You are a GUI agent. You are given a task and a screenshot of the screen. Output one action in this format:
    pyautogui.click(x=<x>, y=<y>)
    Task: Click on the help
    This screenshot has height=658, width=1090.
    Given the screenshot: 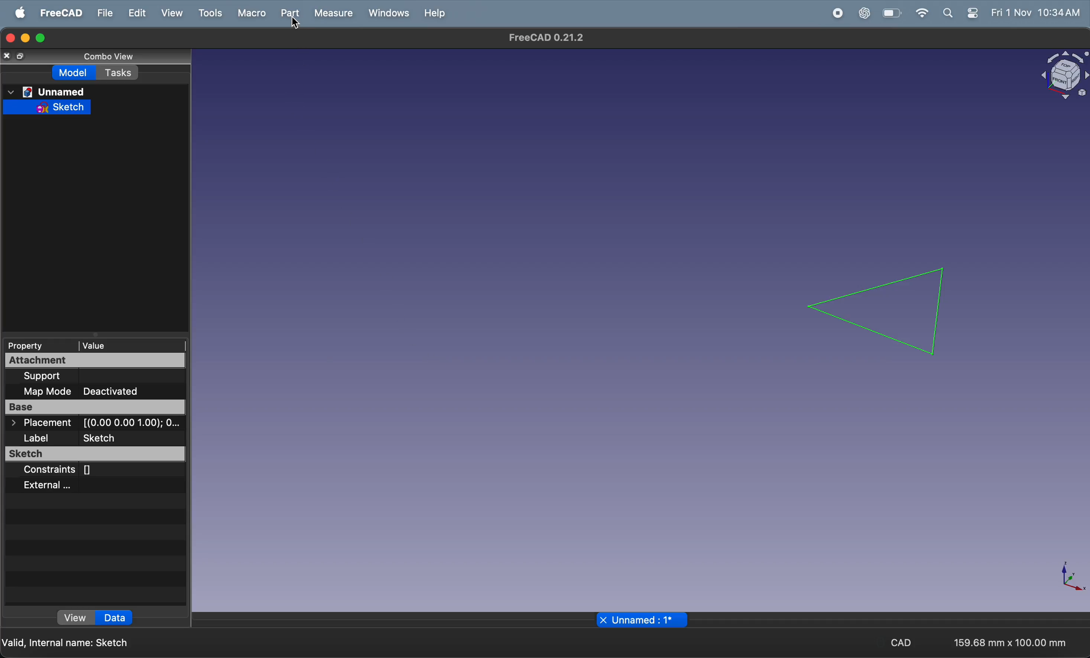 What is the action you would take?
    pyautogui.click(x=436, y=13)
    